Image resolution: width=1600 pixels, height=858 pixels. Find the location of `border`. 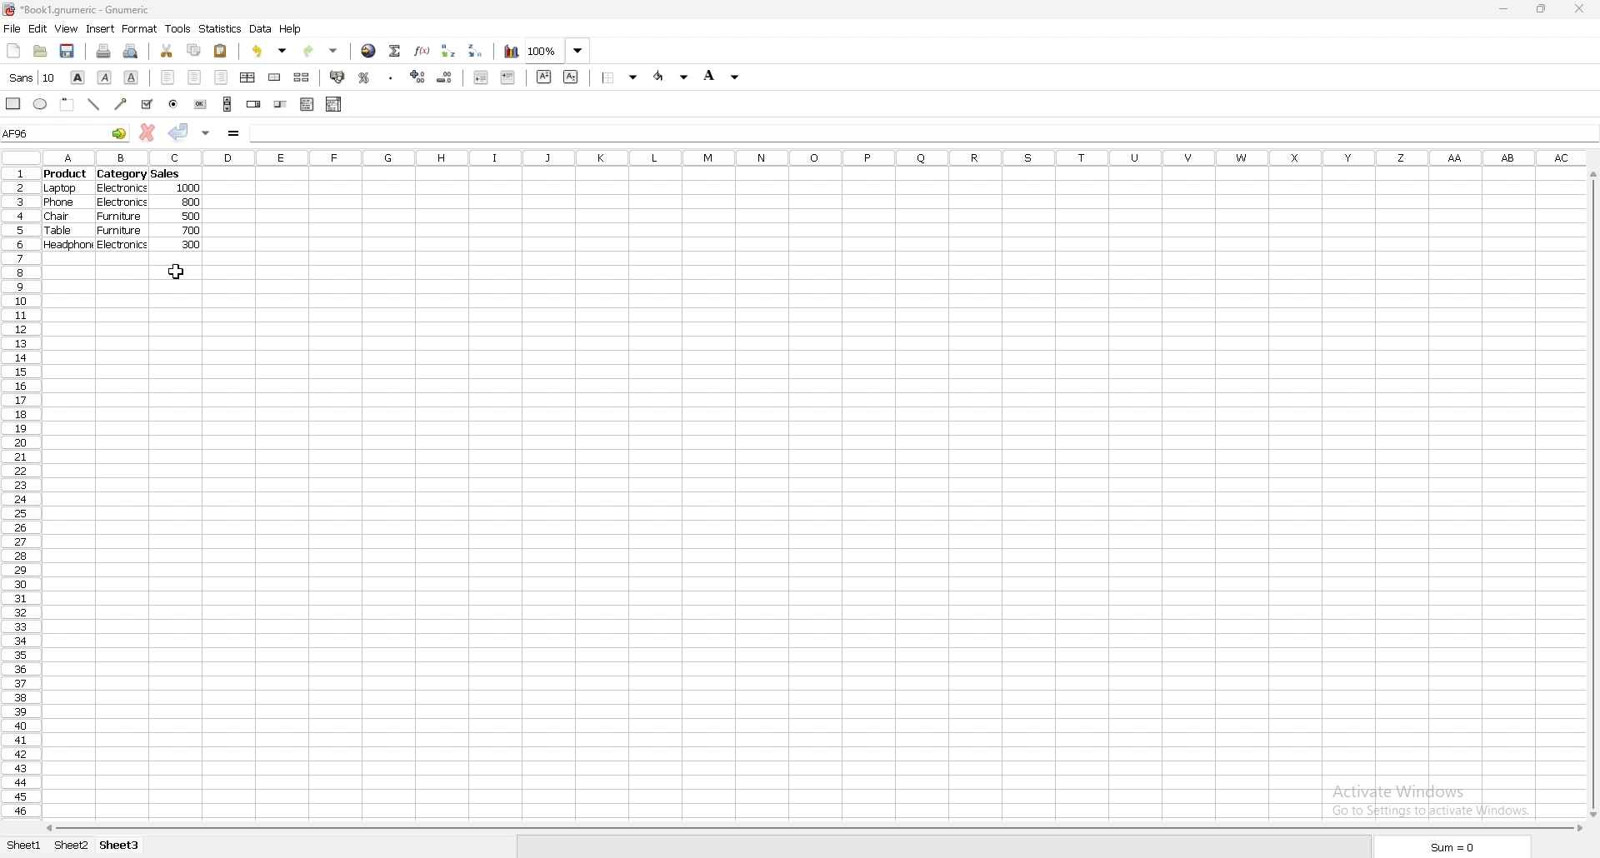

border is located at coordinates (621, 76).